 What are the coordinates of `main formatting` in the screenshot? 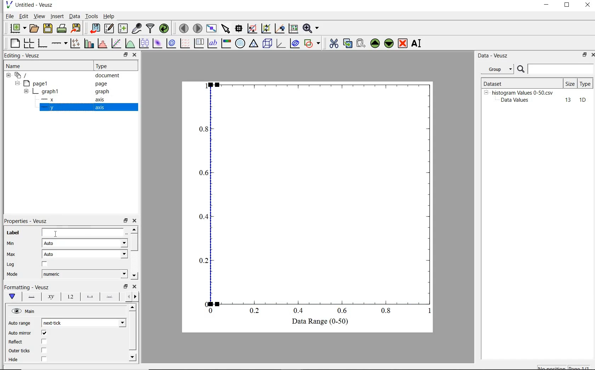 It's located at (13, 297).